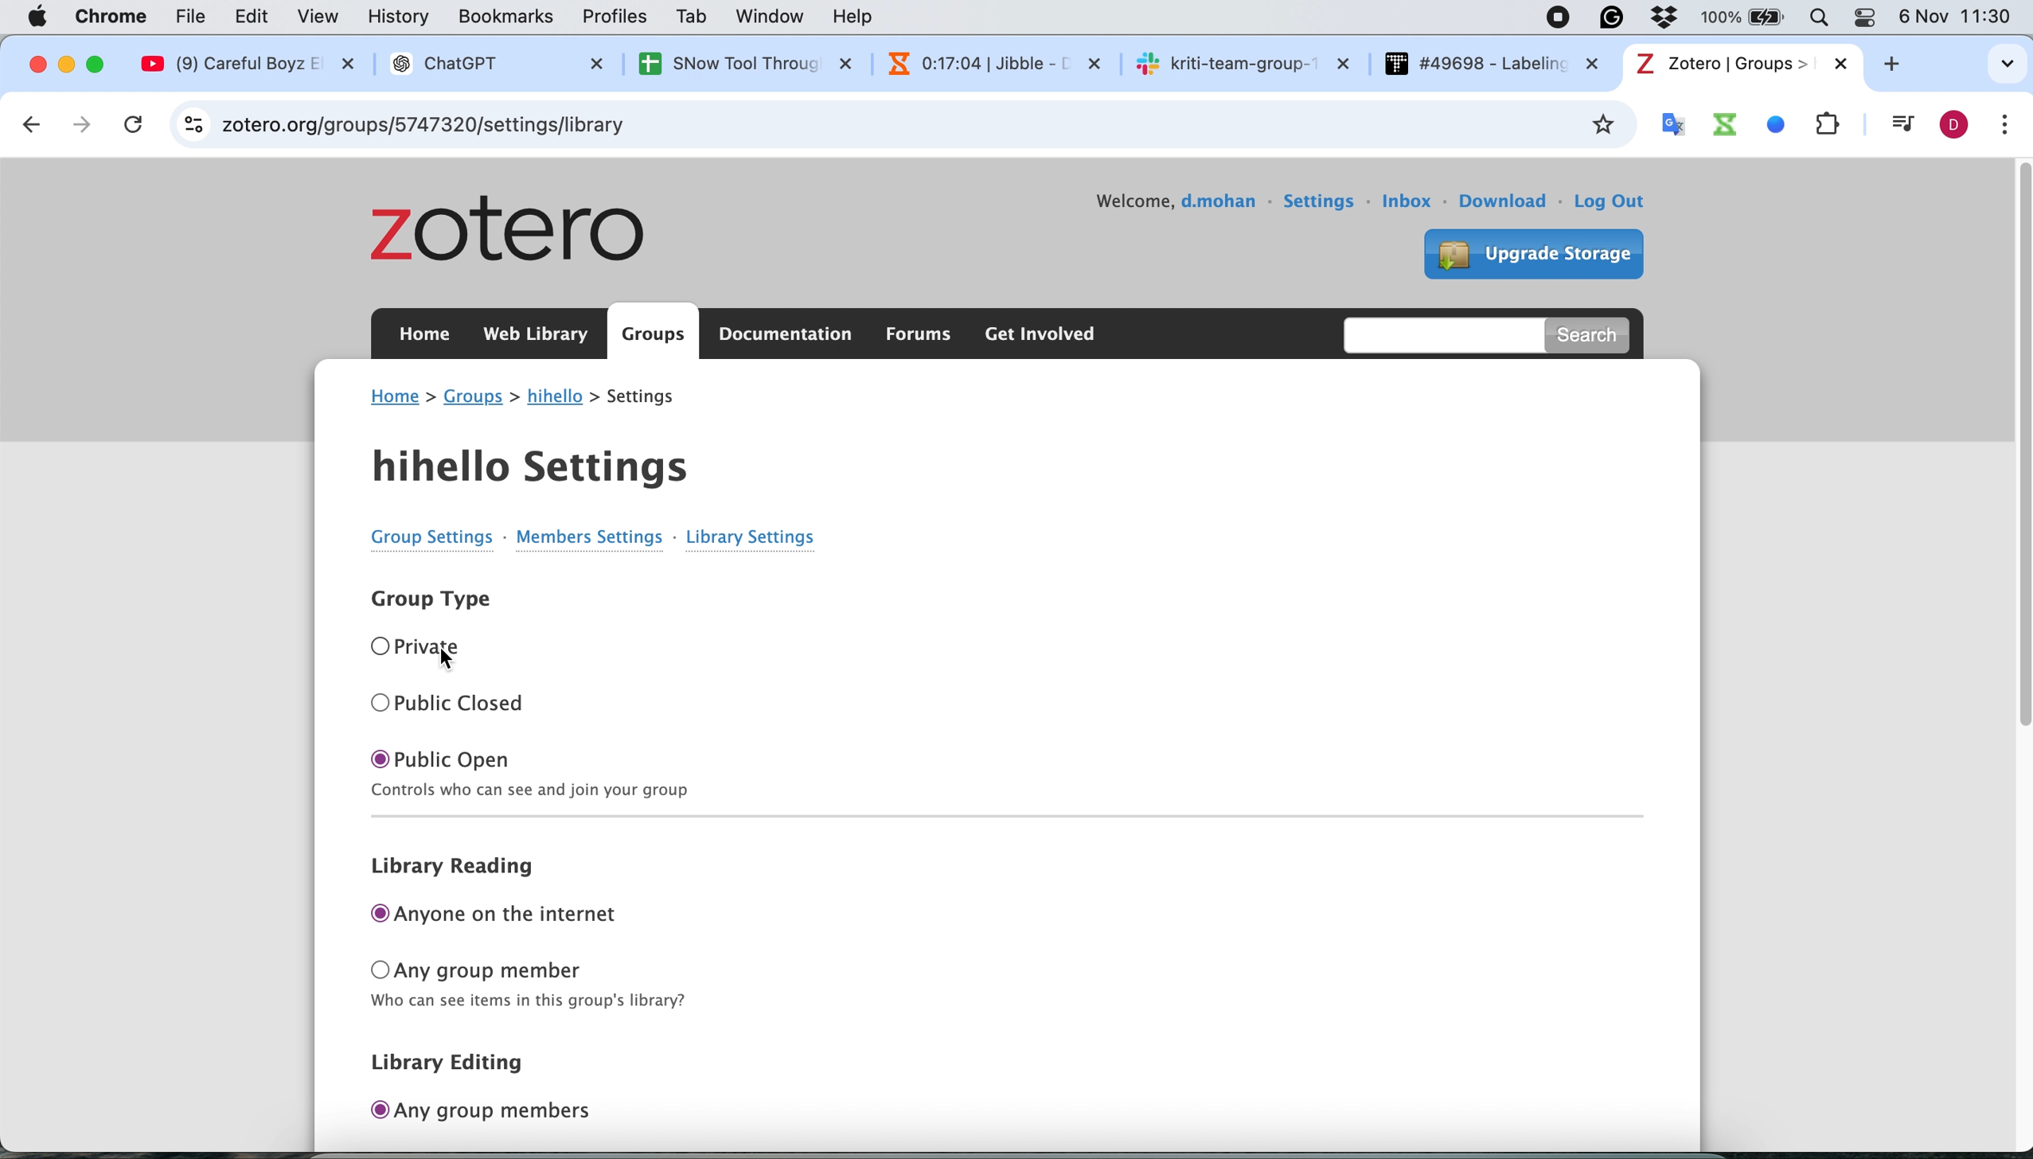 This screenshot has height=1159, width=2033. I want to click on web library, so click(539, 334).